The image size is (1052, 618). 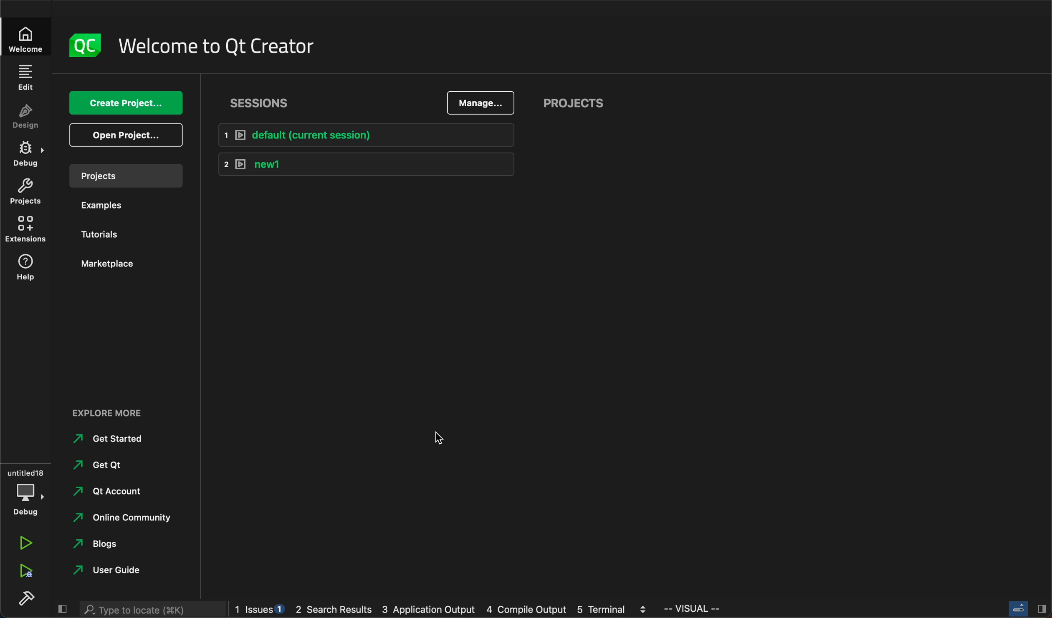 I want to click on build, so click(x=25, y=600).